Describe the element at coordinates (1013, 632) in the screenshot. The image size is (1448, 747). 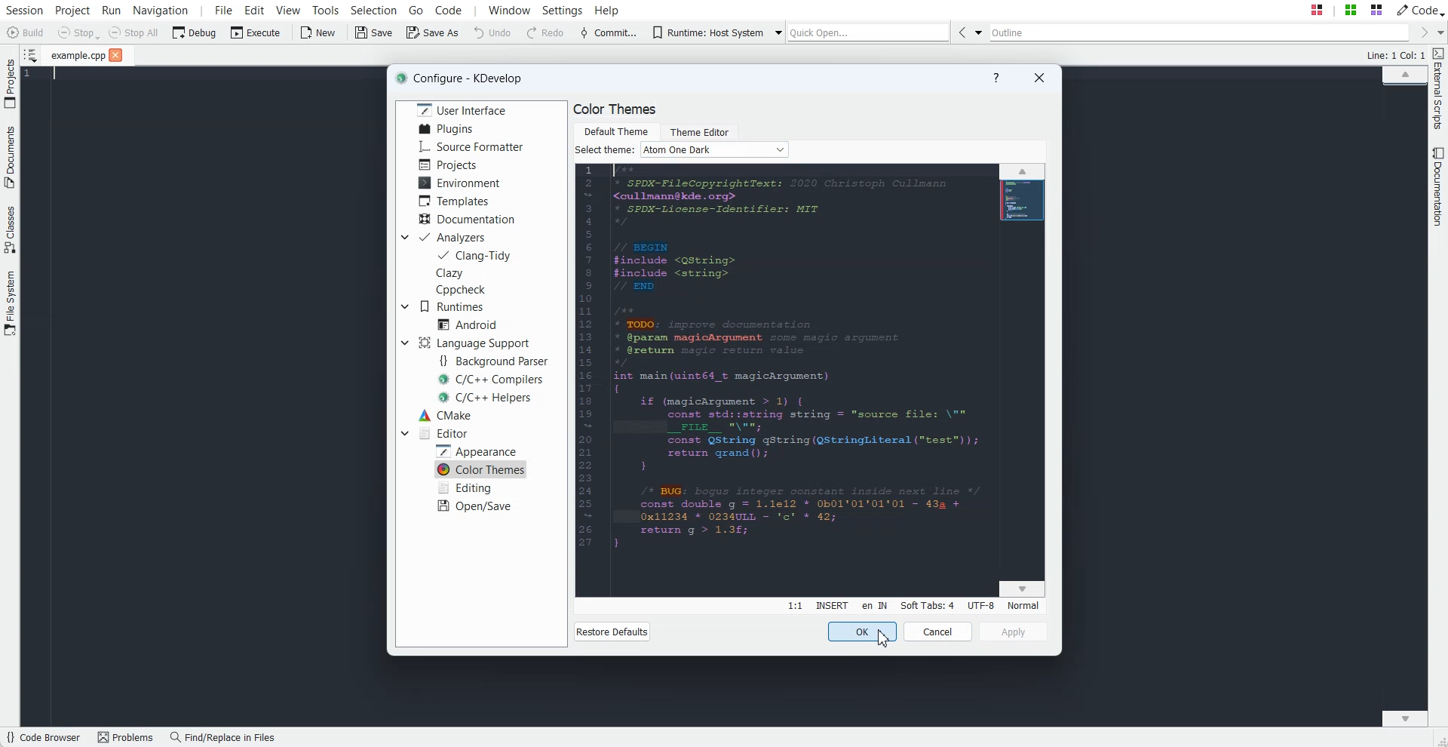
I see `Apply` at that location.